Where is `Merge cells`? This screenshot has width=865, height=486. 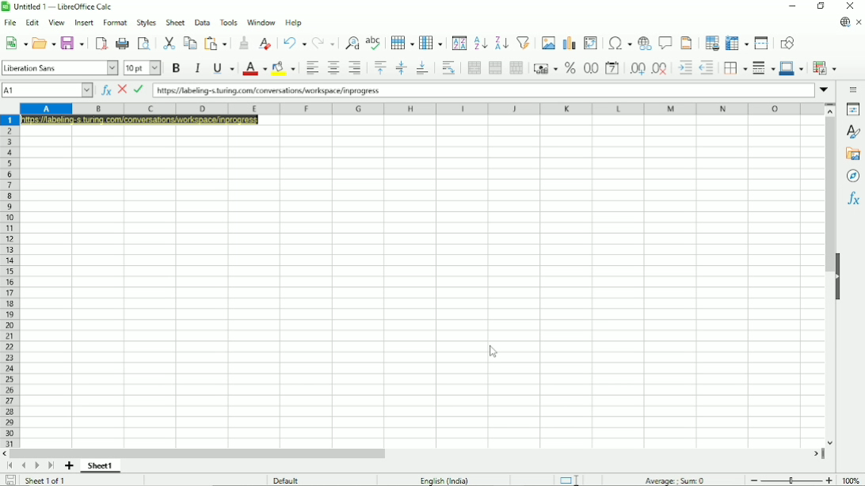
Merge cells is located at coordinates (496, 68).